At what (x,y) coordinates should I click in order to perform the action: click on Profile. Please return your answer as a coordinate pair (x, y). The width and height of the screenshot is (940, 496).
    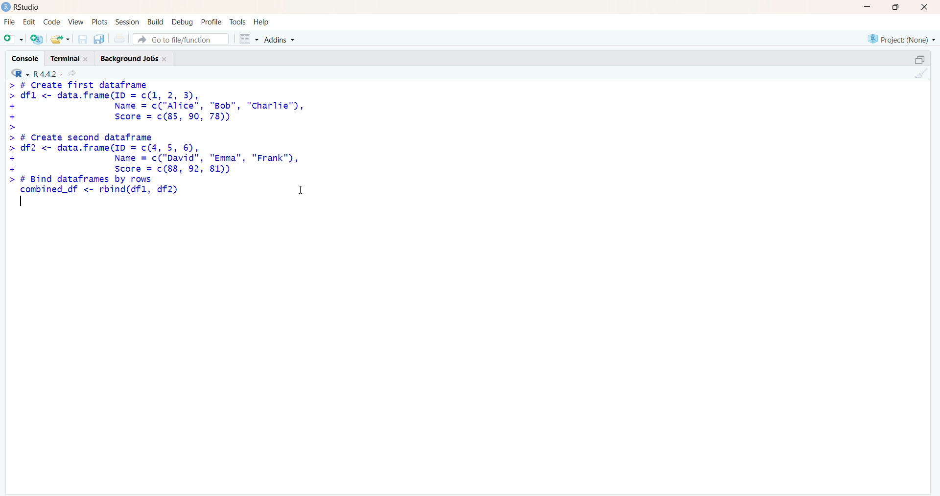
    Looking at the image, I should click on (211, 22).